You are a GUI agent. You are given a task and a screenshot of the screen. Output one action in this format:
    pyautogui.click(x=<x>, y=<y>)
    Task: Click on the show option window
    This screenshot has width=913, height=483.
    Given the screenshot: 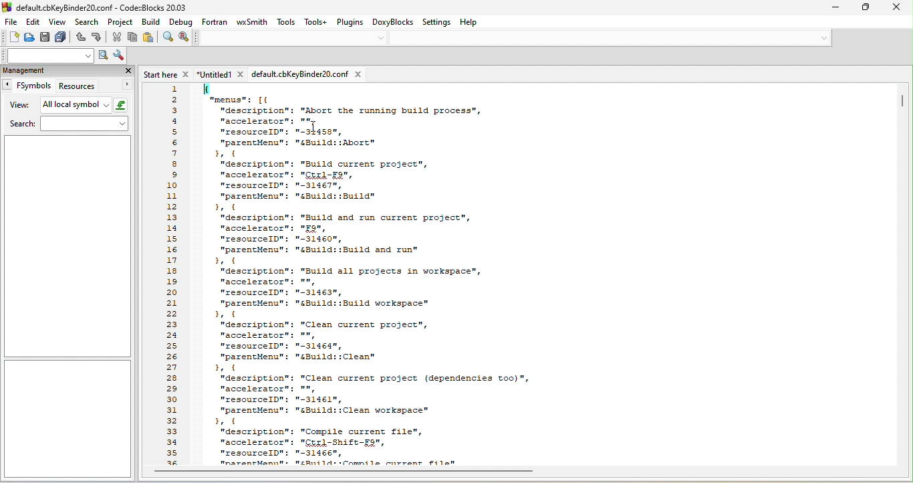 What is the action you would take?
    pyautogui.click(x=119, y=56)
    